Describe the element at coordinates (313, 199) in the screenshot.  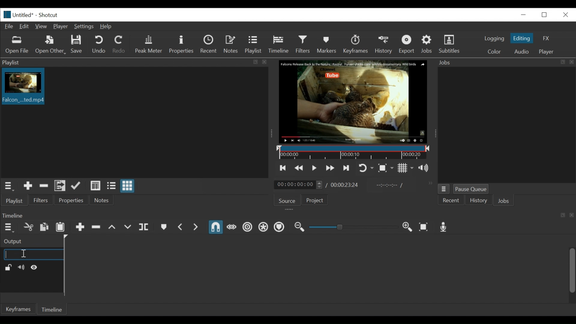
I see `Project` at that location.